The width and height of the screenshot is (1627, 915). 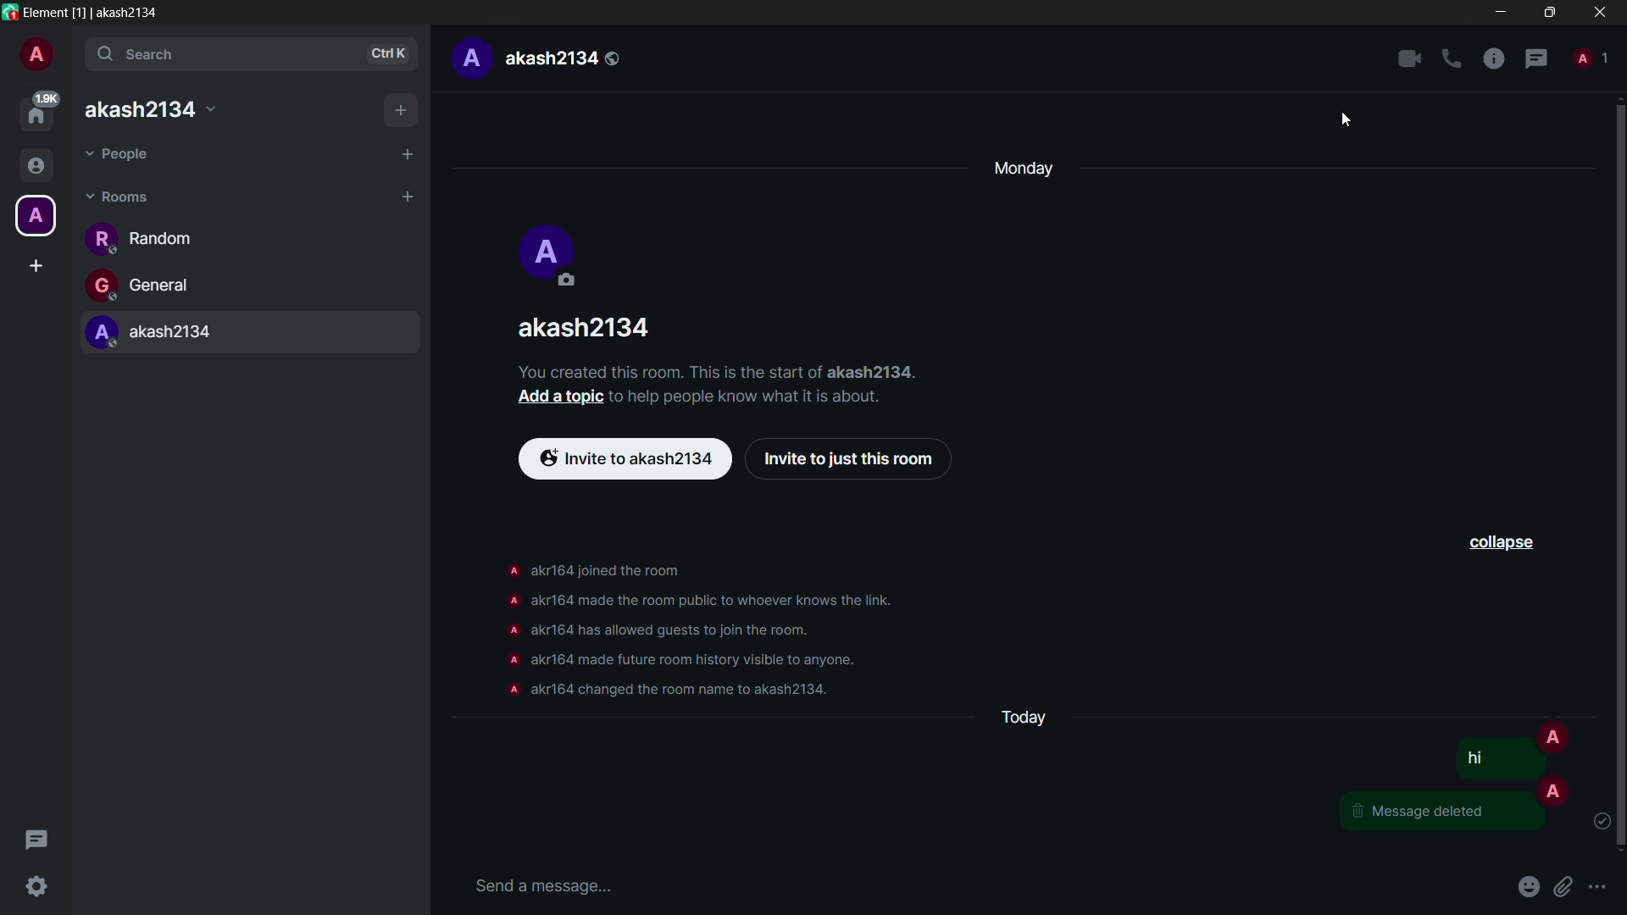 What do you see at coordinates (612, 571) in the screenshot?
I see `akr164 joined the room` at bounding box center [612, 571].